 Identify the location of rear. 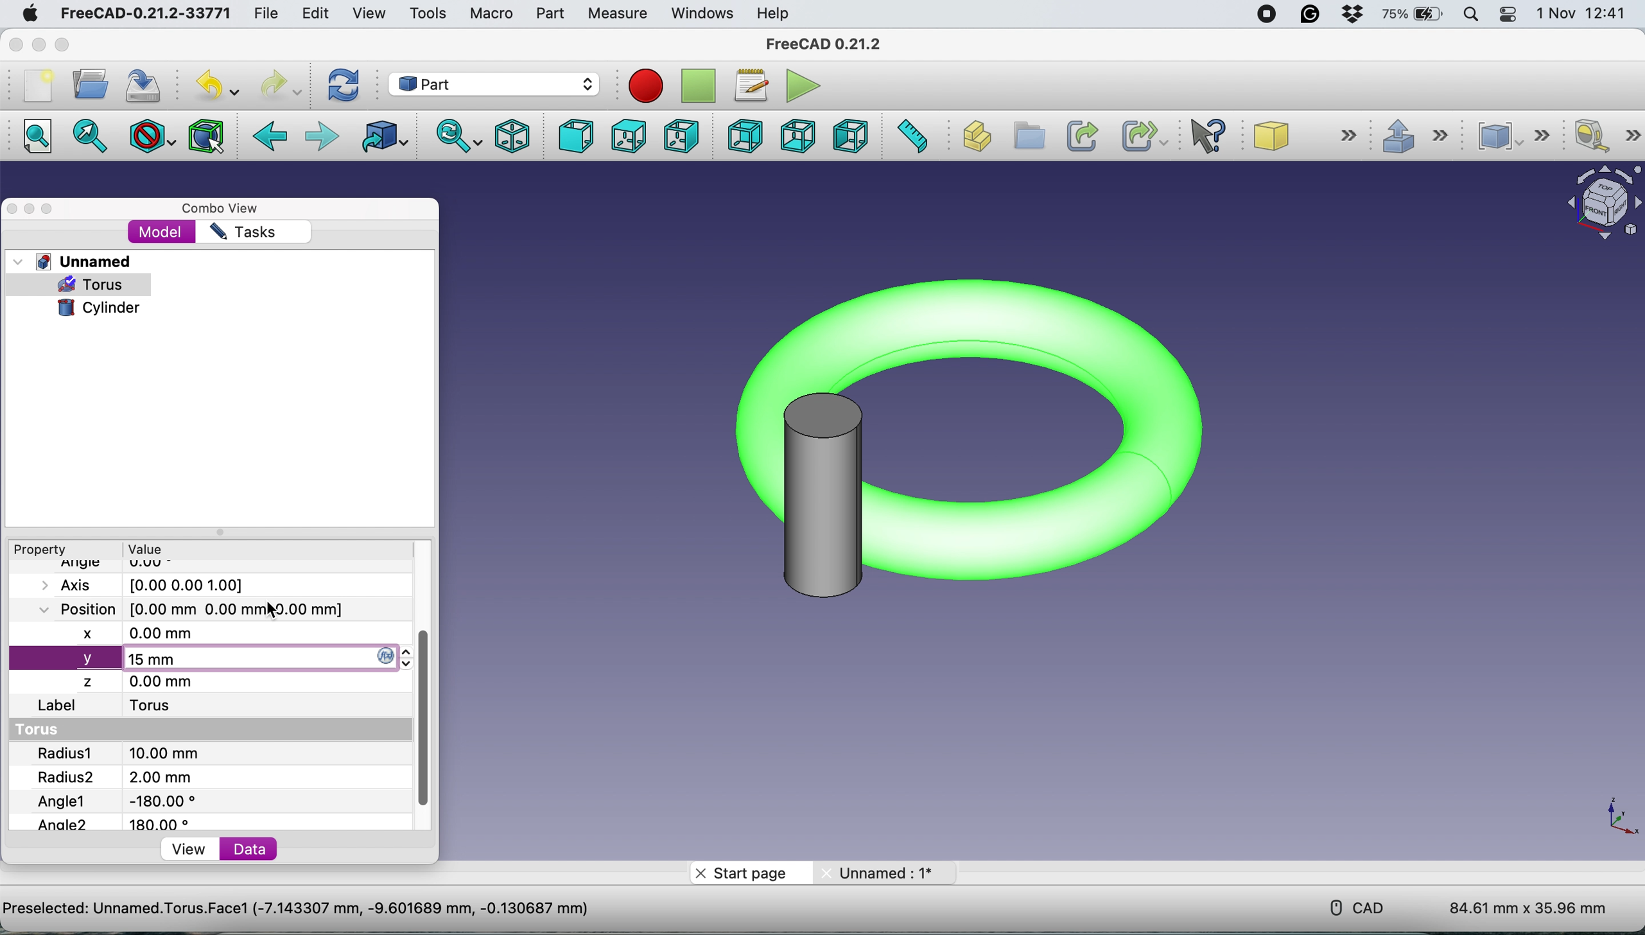
(745, 136).